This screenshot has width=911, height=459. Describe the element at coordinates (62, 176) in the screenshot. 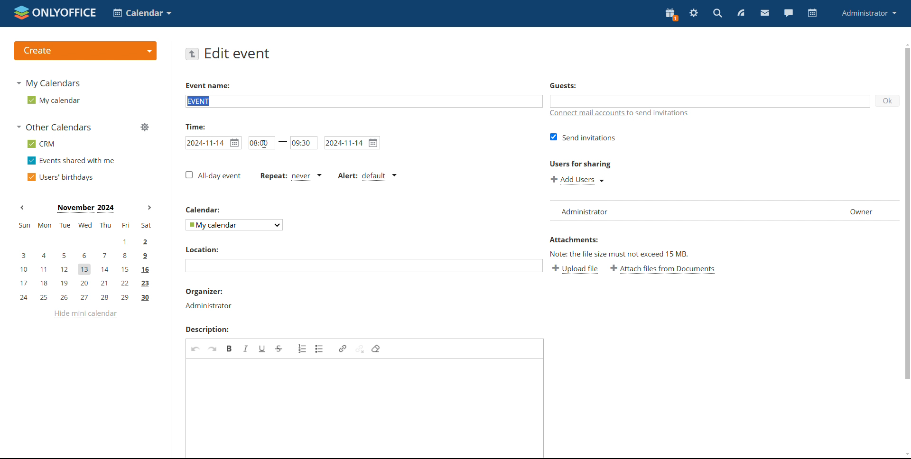

I see `users' burthdays` at that location.